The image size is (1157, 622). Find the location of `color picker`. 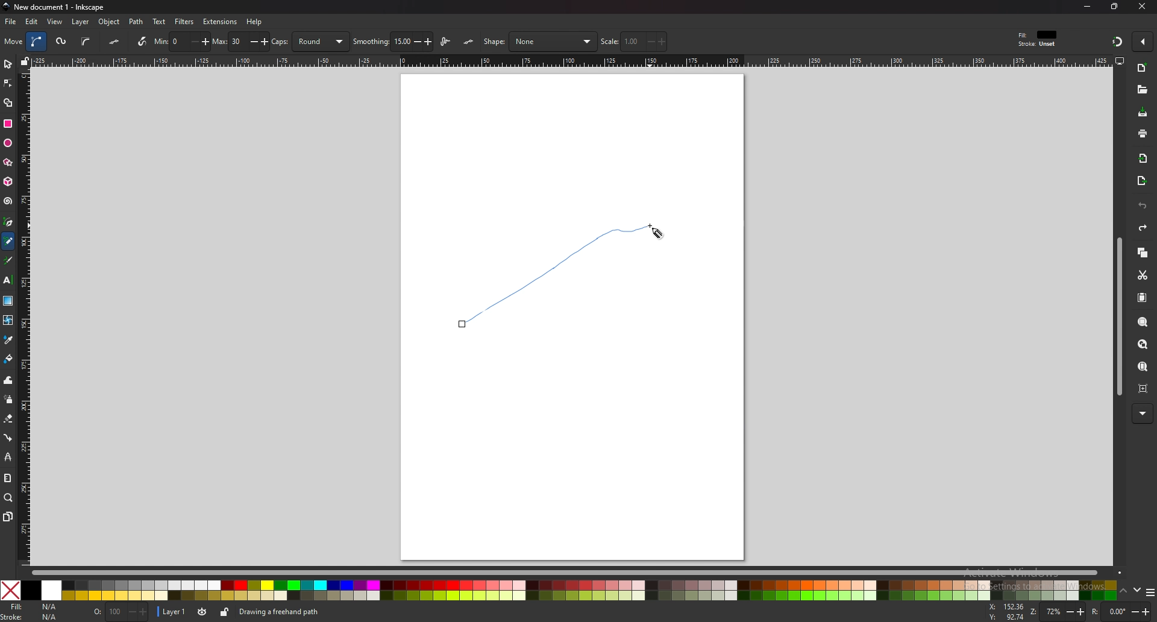

color picker is located at coordinates (8, 339).